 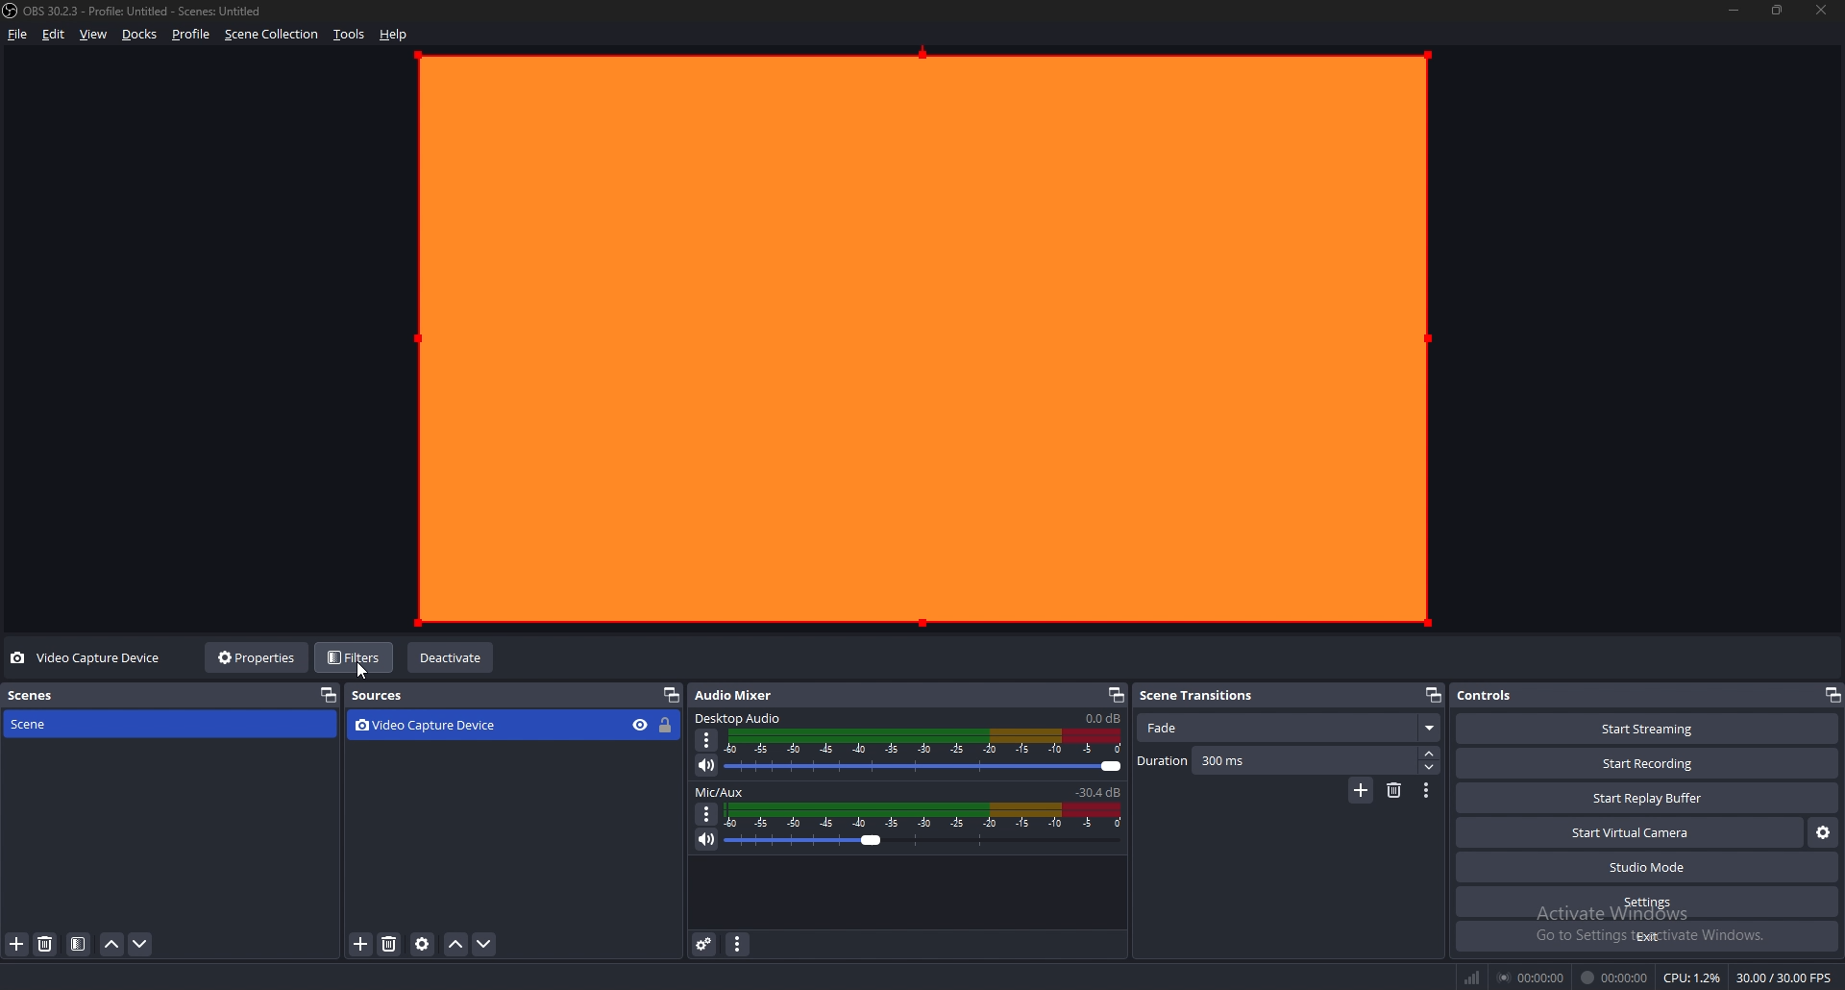 What do you see at coordinates (17, 945) in the screenshot?
I see `add scene` at bounding box center [17, 945].